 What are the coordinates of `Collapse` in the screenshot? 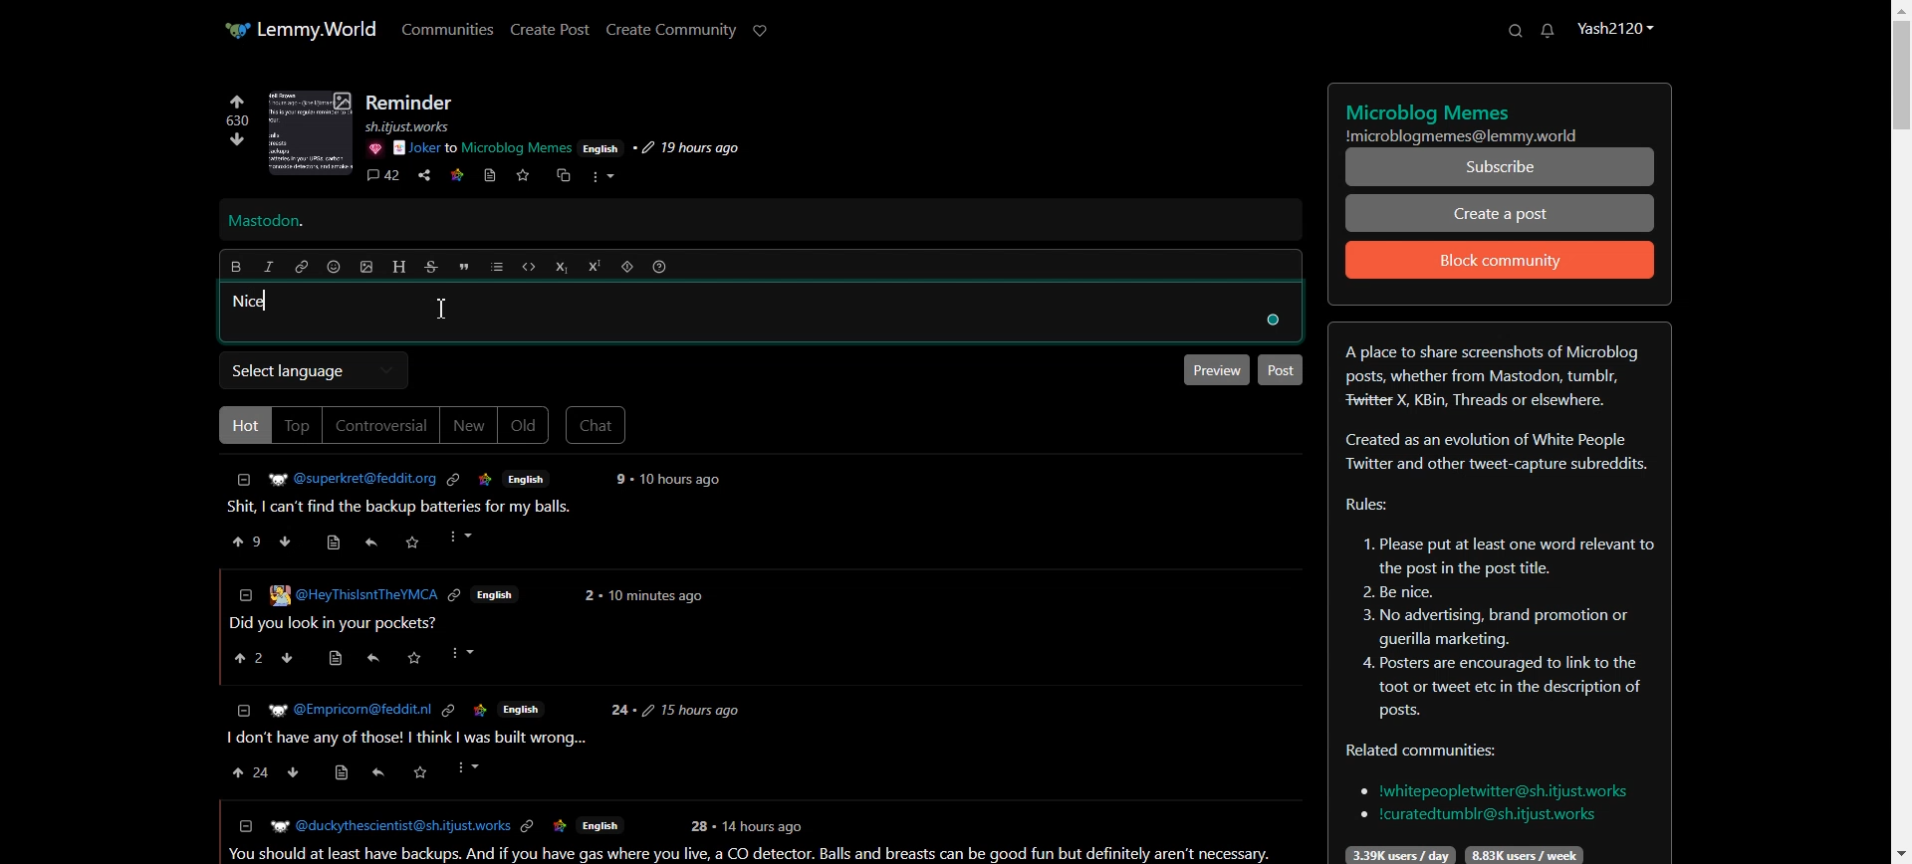 It's located at (244, 480).